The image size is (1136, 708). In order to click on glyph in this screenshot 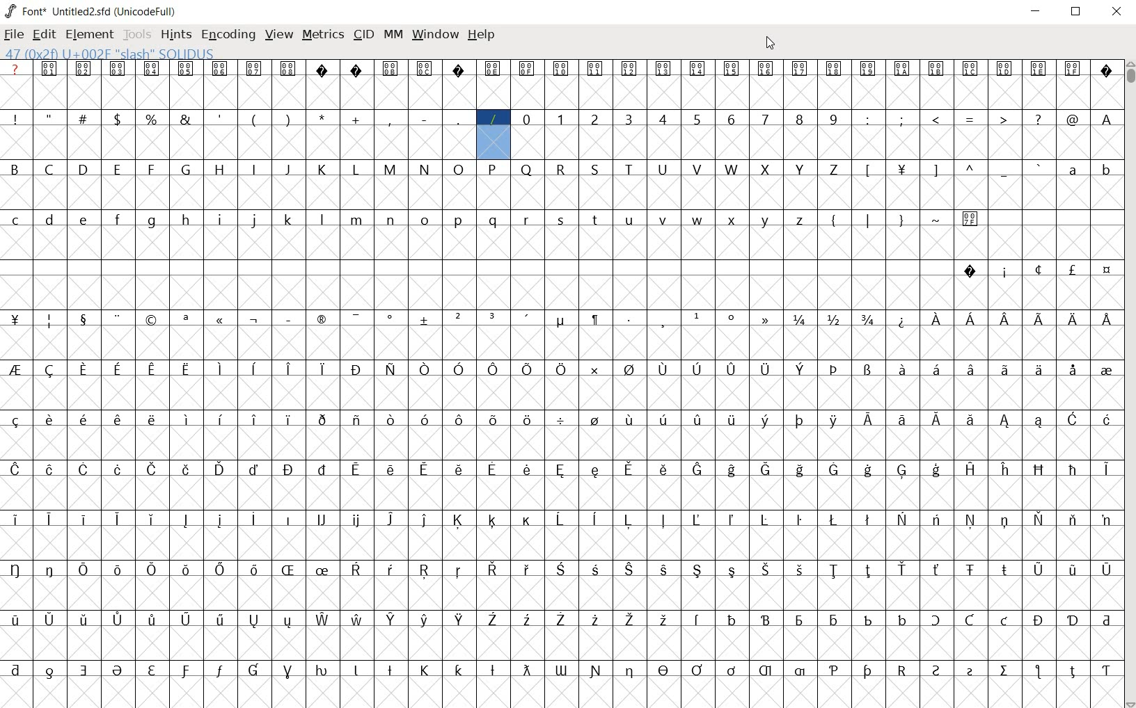, I will do `click(323, 620)`.